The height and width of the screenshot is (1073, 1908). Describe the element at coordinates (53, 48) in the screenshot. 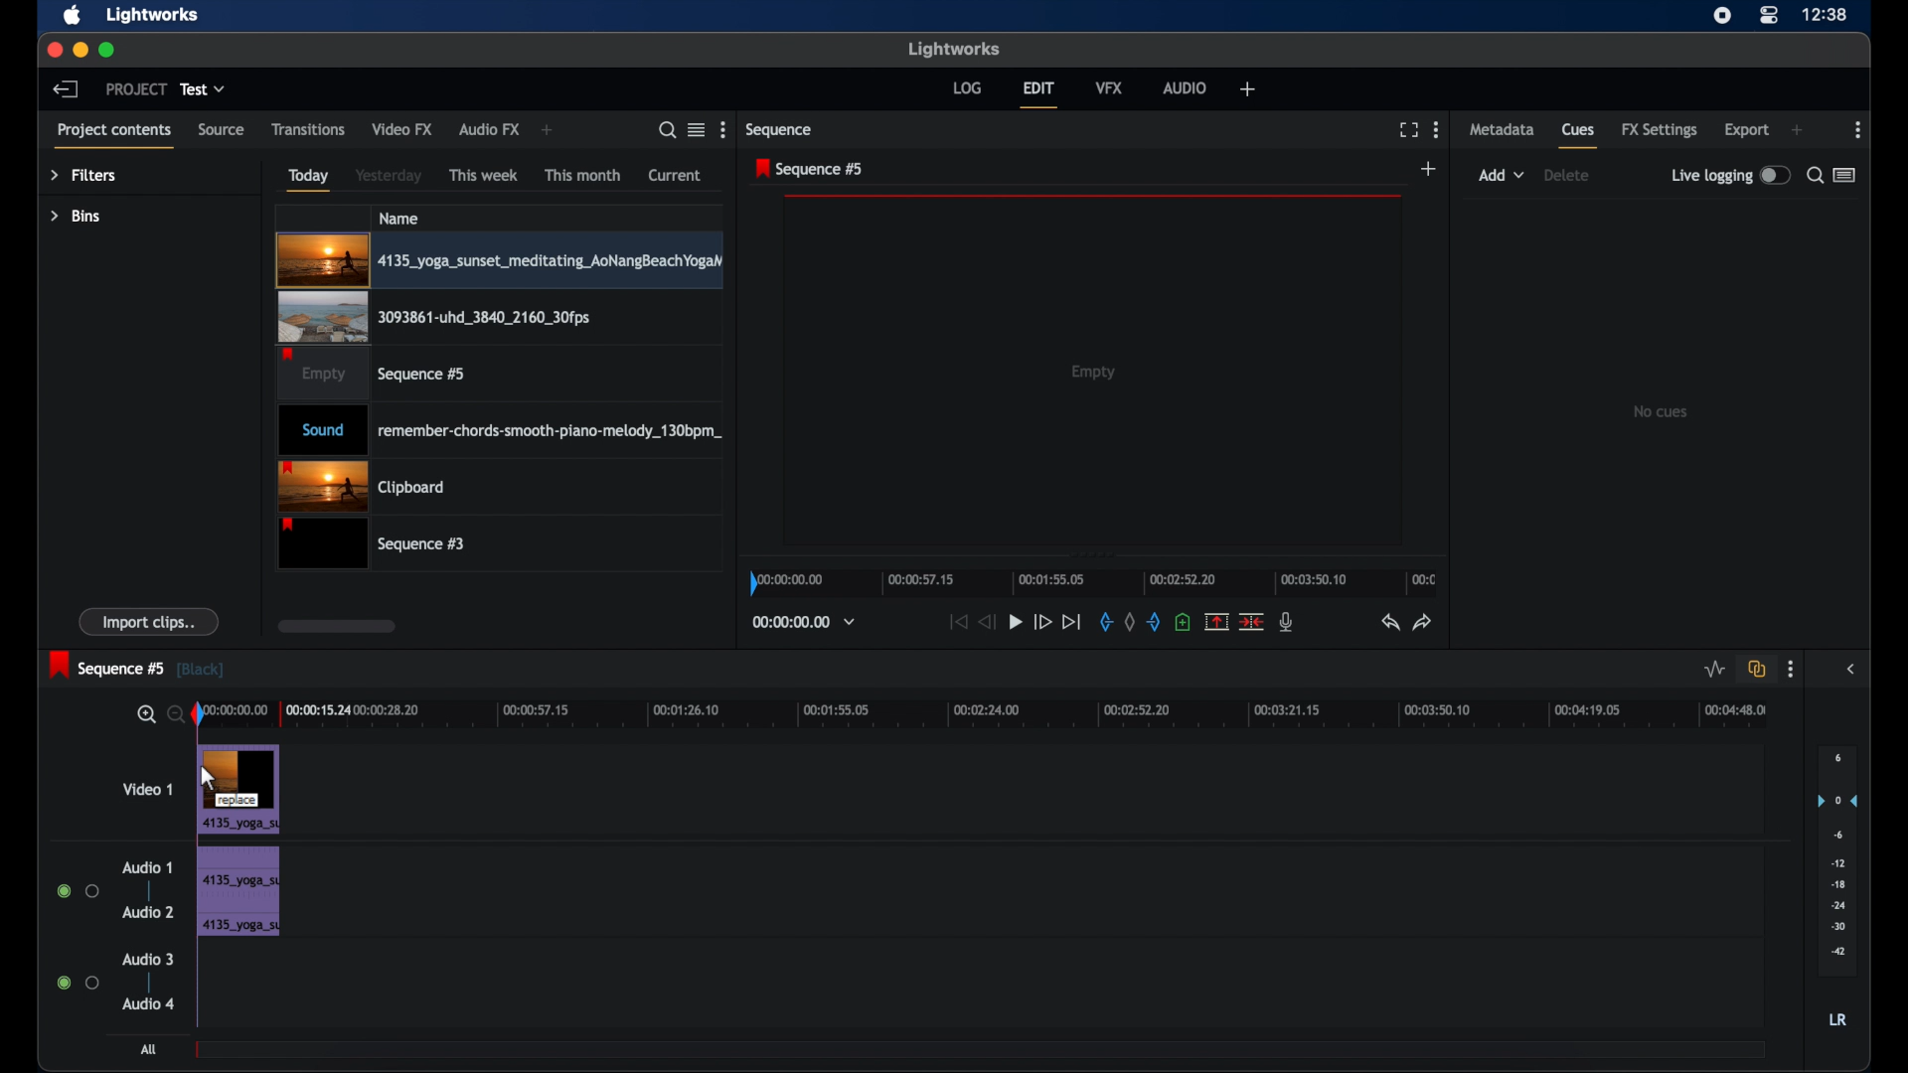

I see `close` at that location.